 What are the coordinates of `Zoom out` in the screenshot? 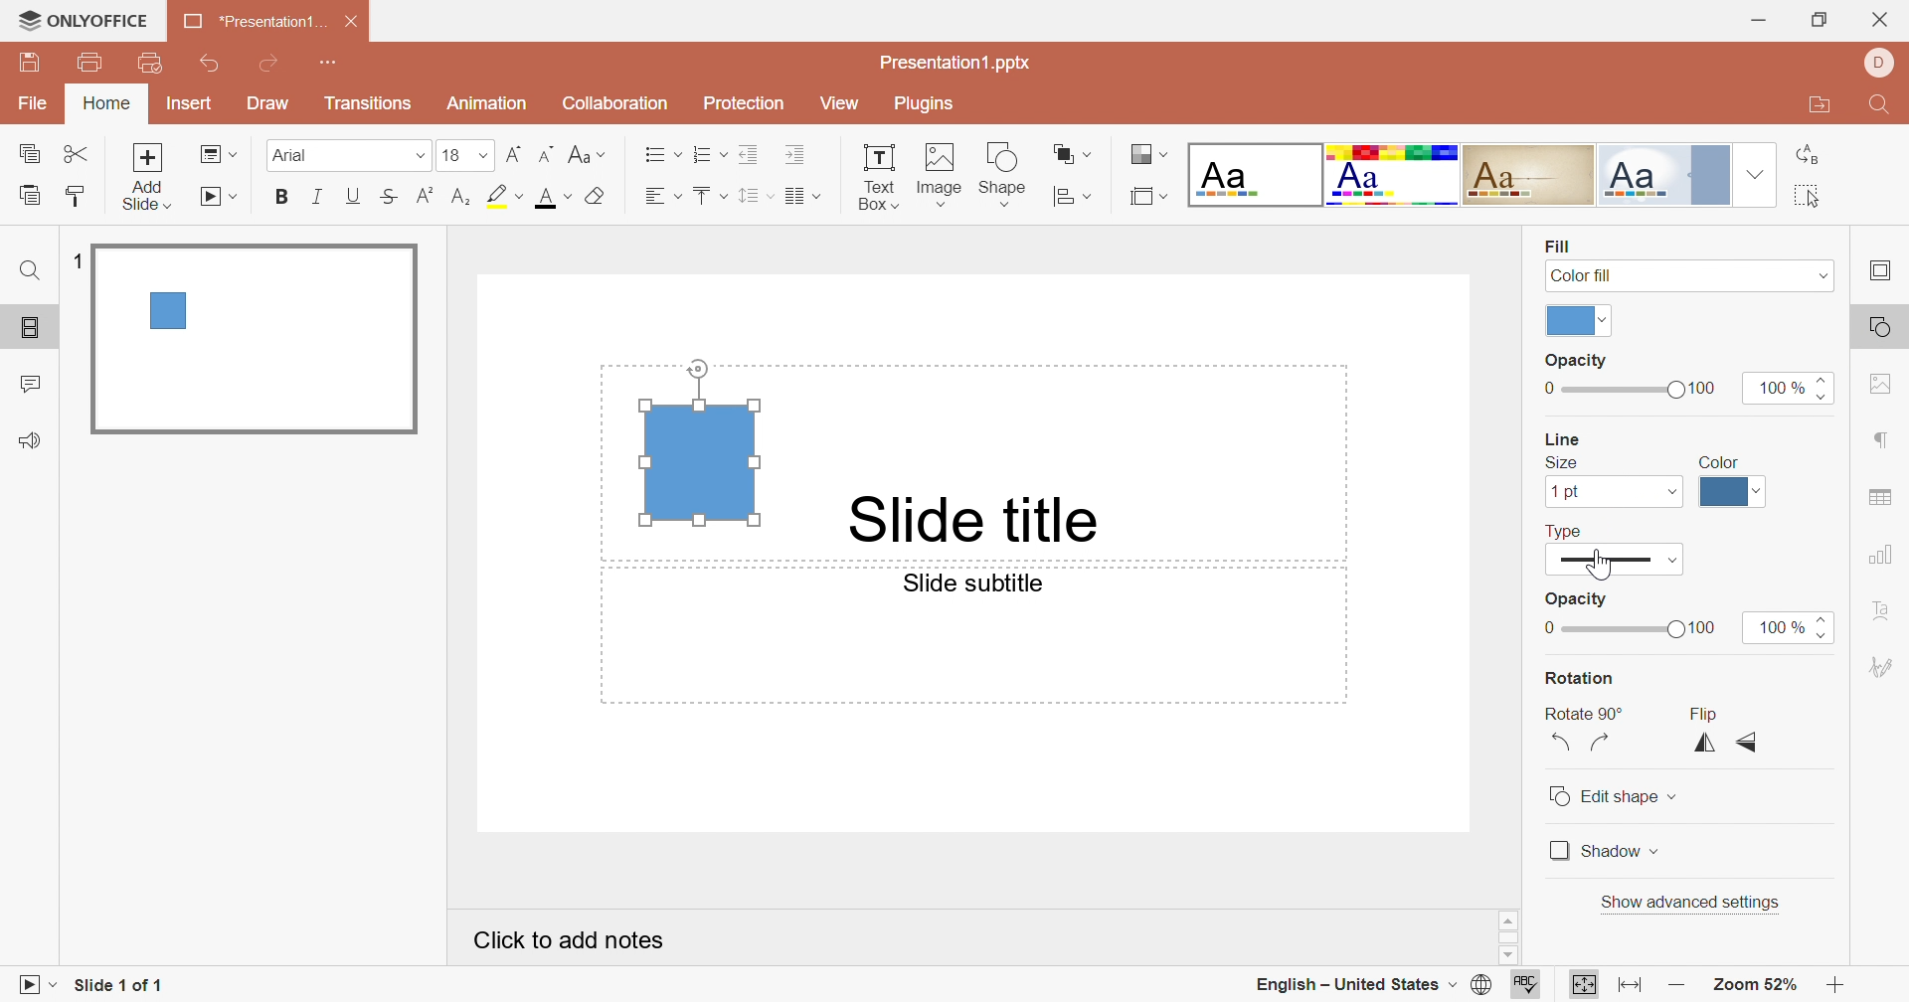 It's located at (1671, 983).